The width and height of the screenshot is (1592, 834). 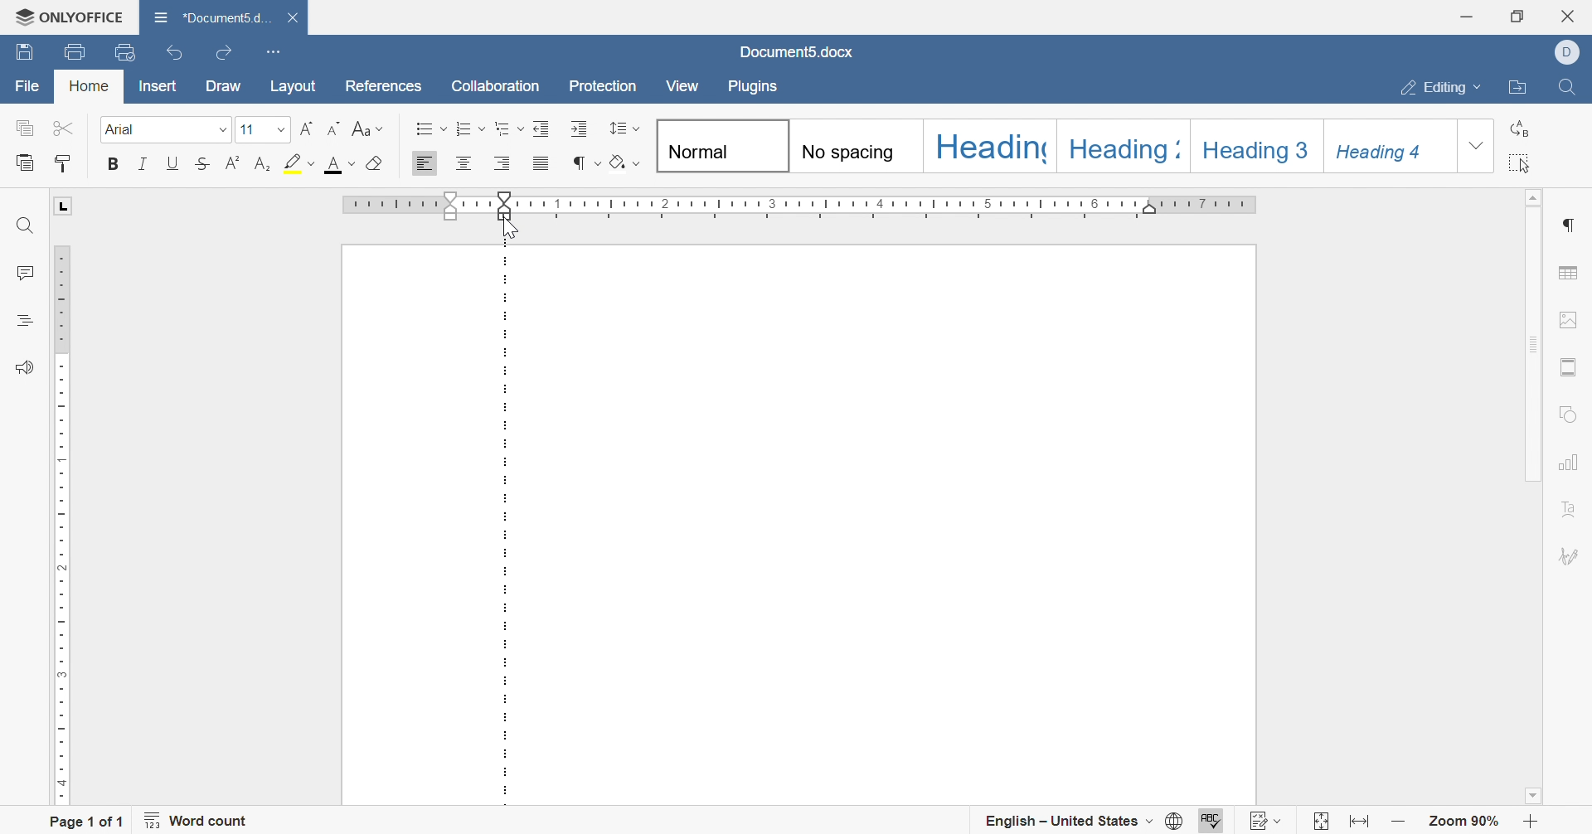 I want to click on document5.docx, so click(x=799, y=52).